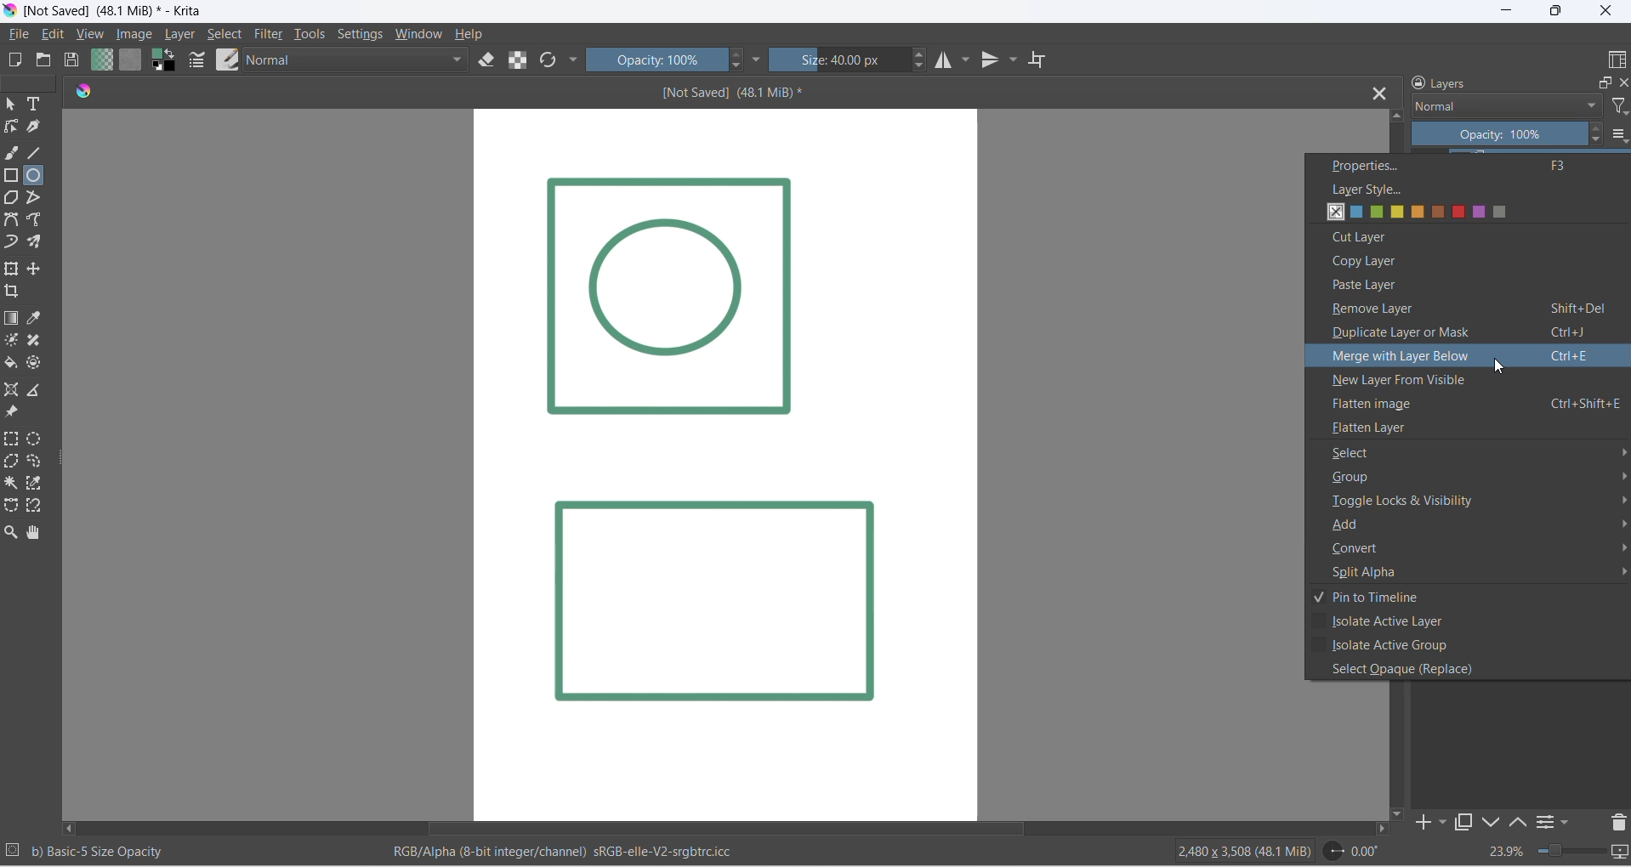  I want to click on layer style, so click(1458, 187).